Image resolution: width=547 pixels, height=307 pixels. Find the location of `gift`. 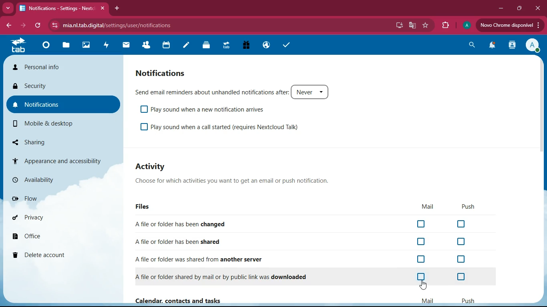

gift is located at coordinates (245, 46).